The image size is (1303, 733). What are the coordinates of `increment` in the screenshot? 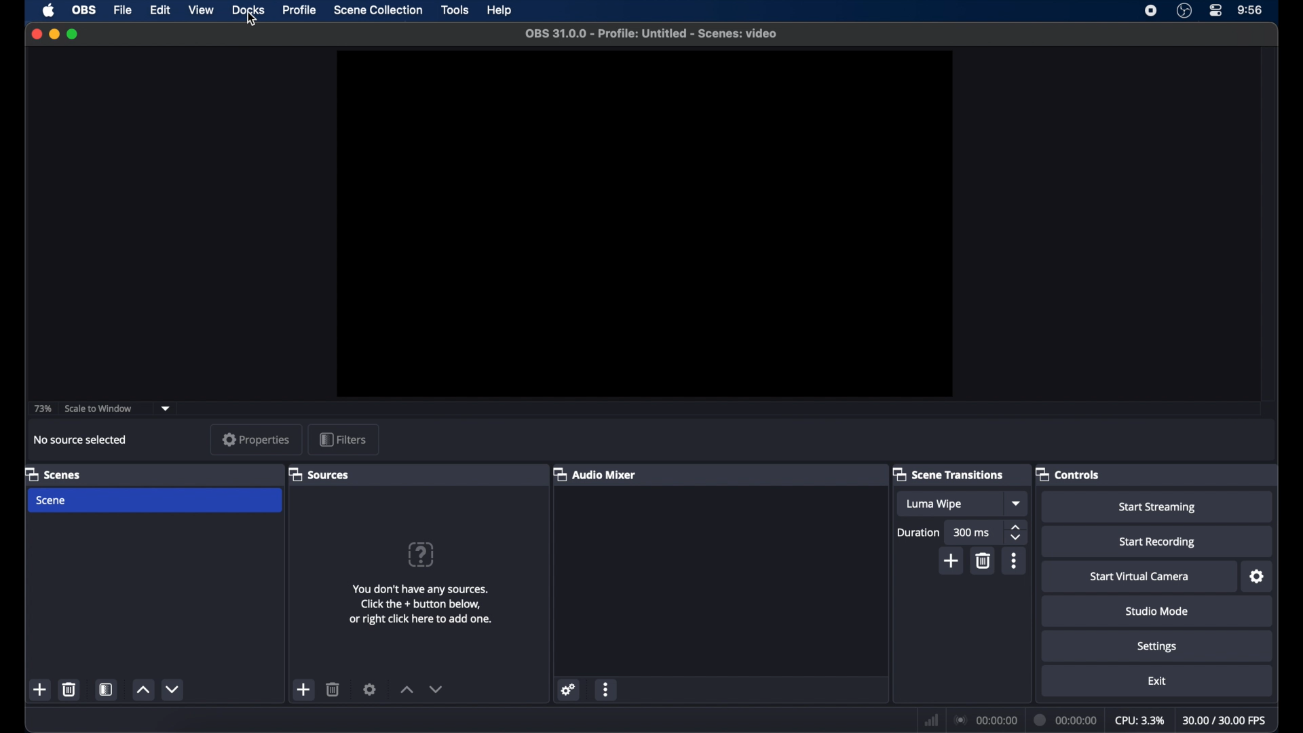 It's located at (407, 690).